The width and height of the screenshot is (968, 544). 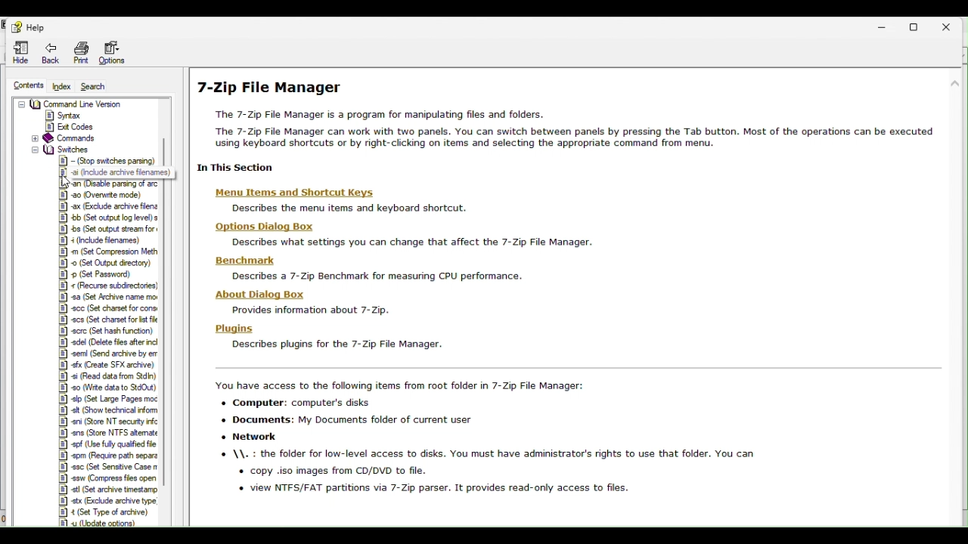 I want to click on Set output log level) s, so click(x=110, y=217).